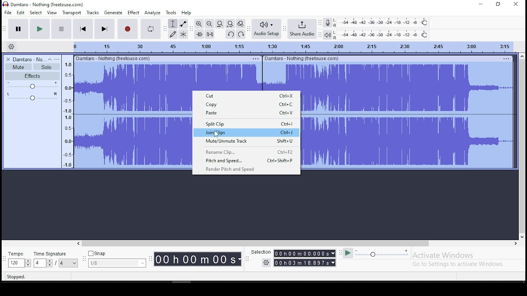  I want to click on pitch and speed ctrl+shift+P, so click(250, 161).